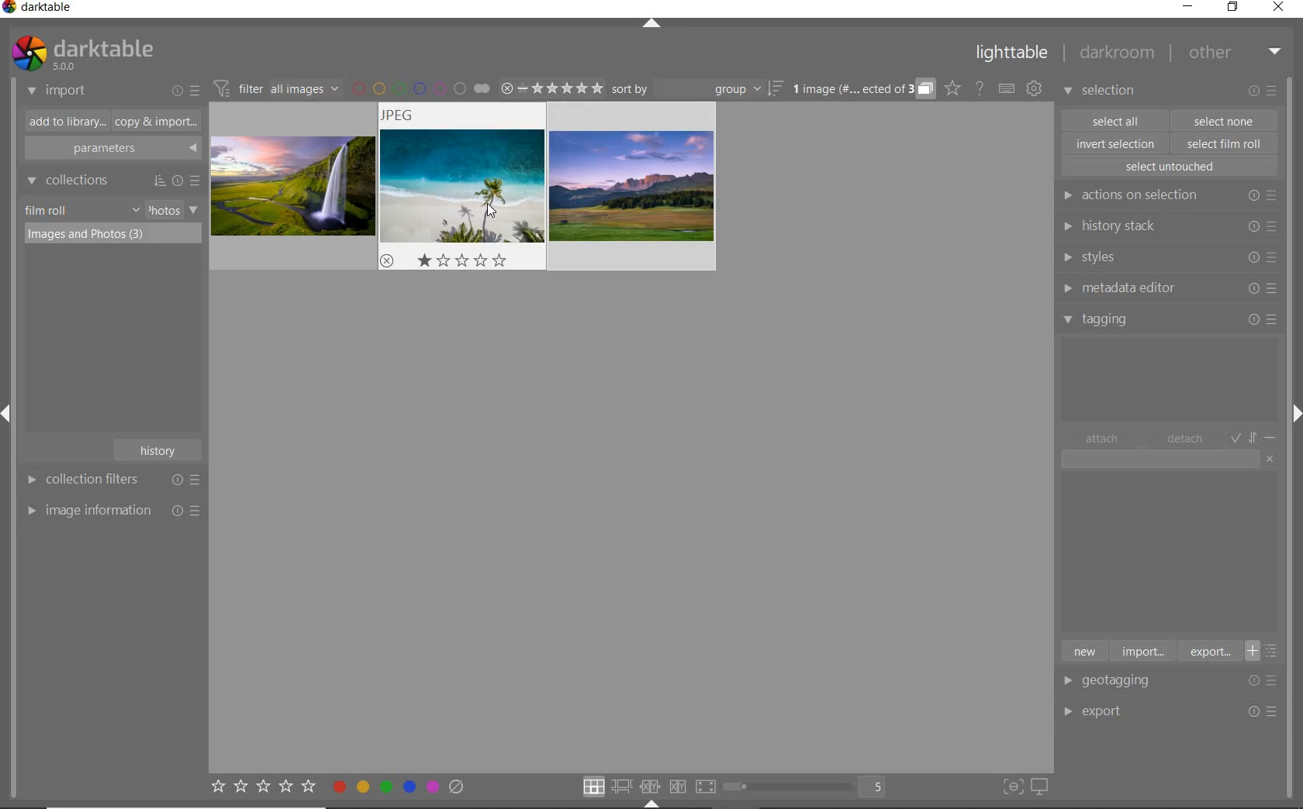 This screenshot has width=1303, height=809. What do you see at coordinates (1255, 436) in the screenshot?
I see `toggle` at bounding box center [1255, 436].